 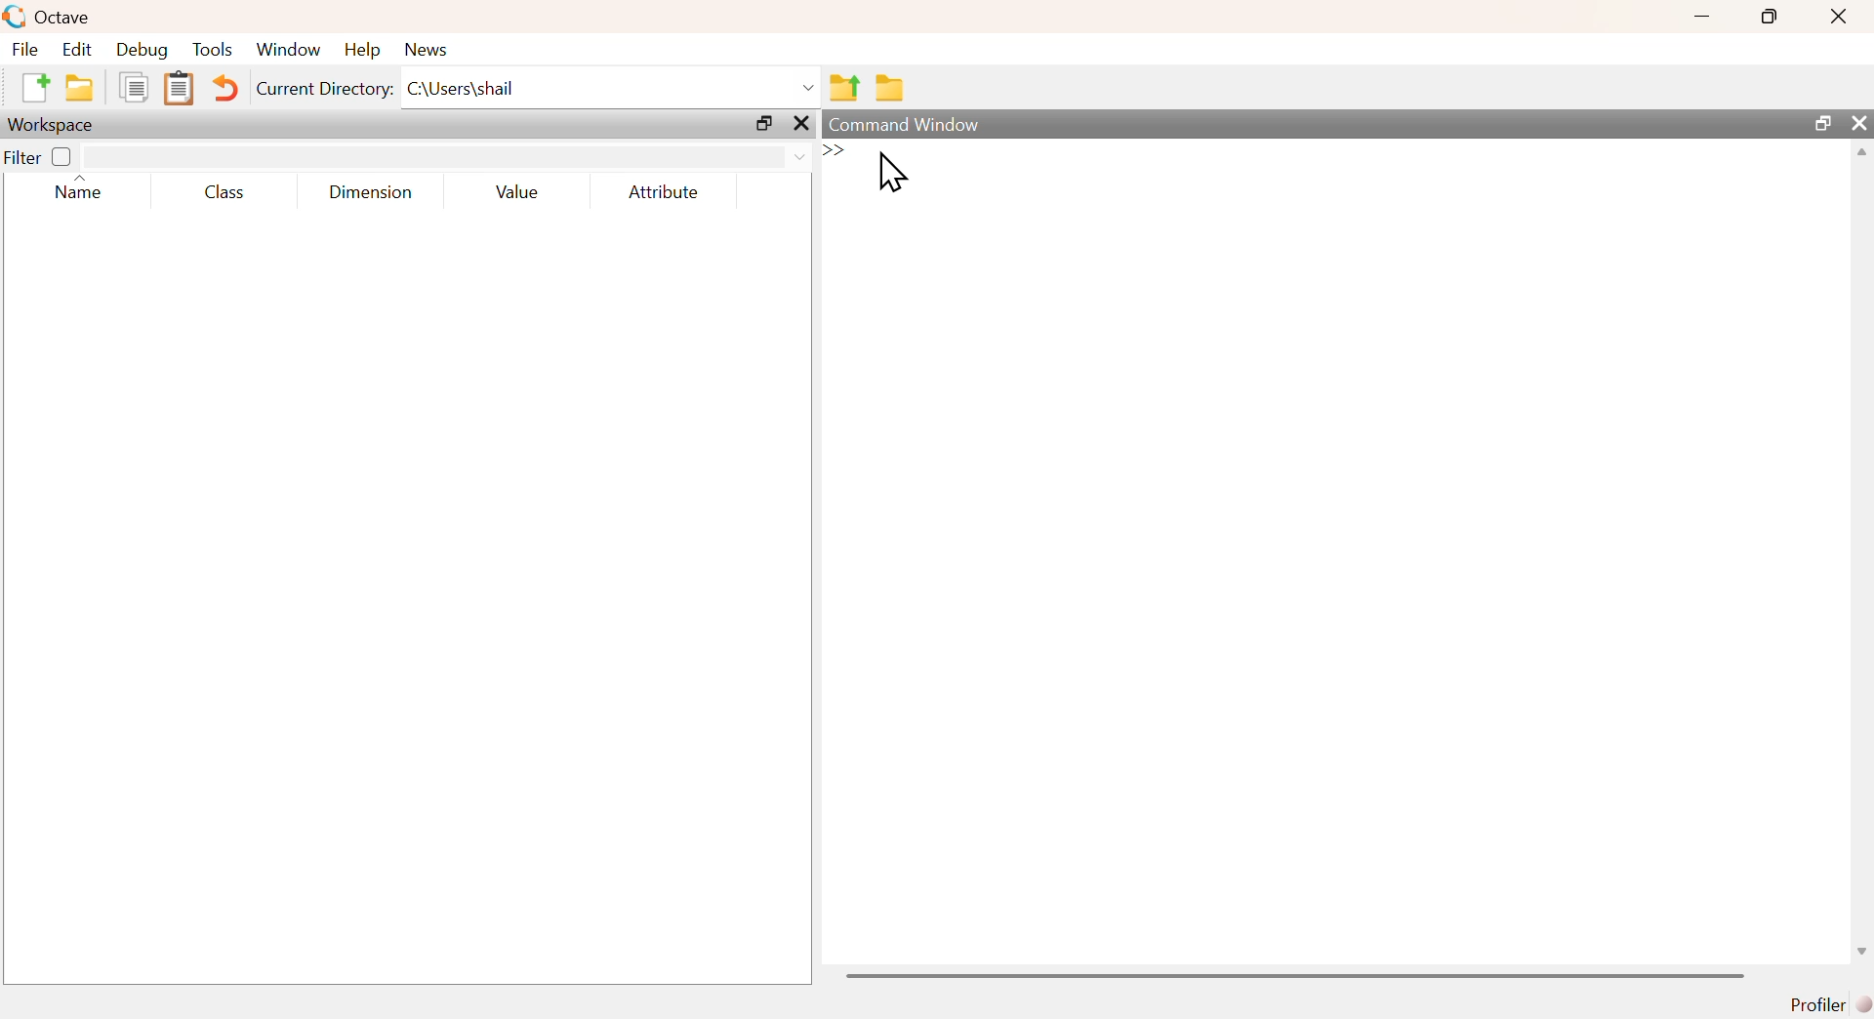 I want to click on dimension, so click(x=376, y=195).